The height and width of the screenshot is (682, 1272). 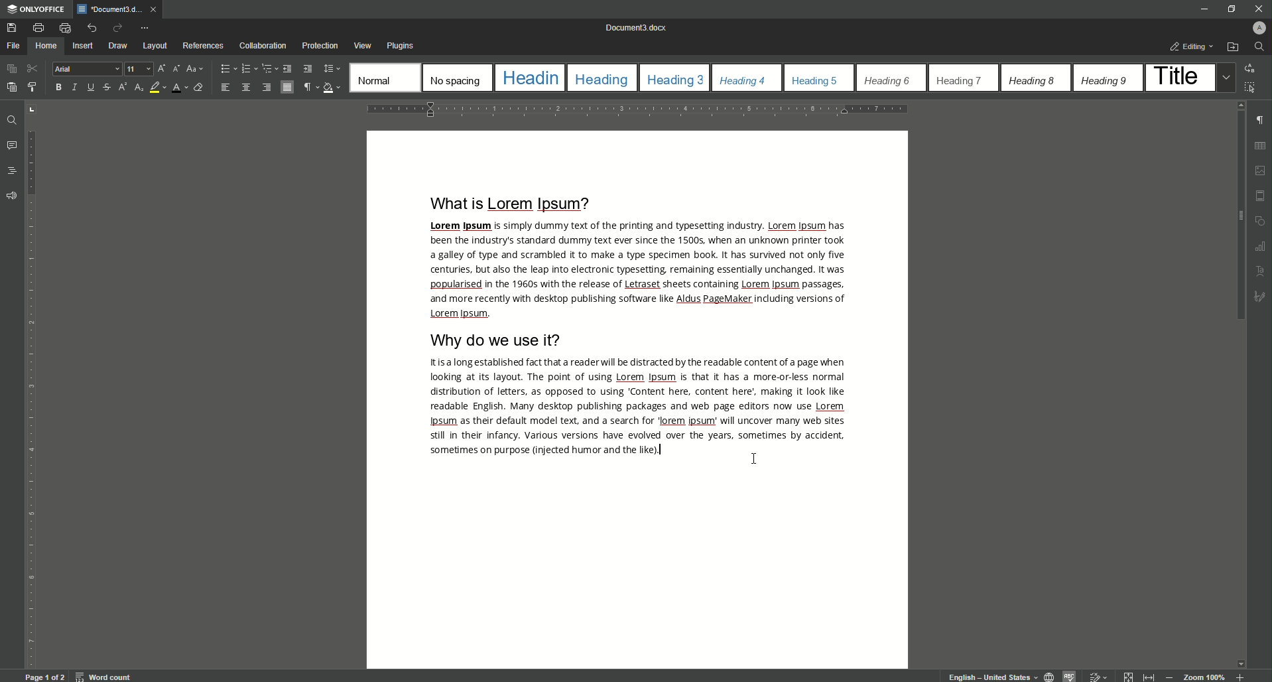 What do you see at coordinates (75, 88) in the screenshot?
I see `Italics` at bounding box center [75, 88].